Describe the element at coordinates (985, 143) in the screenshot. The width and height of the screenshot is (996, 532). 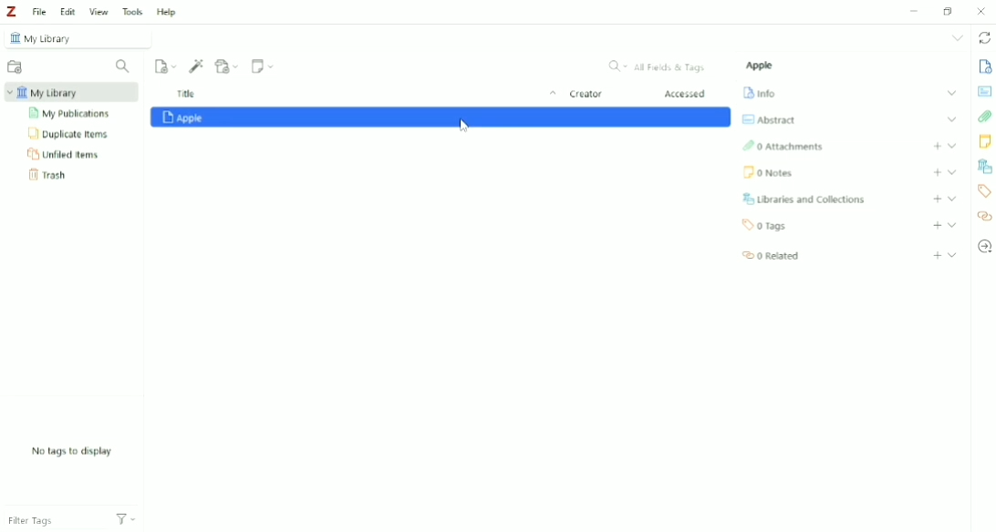
I see `Notes` at that location.